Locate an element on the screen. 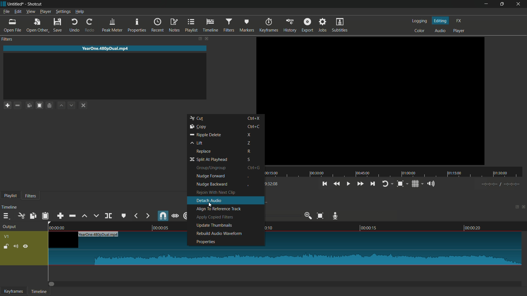 Image resolution: width=527 pixels, height=296 pixels. group or ungroup is located at coordinates (211, 168).